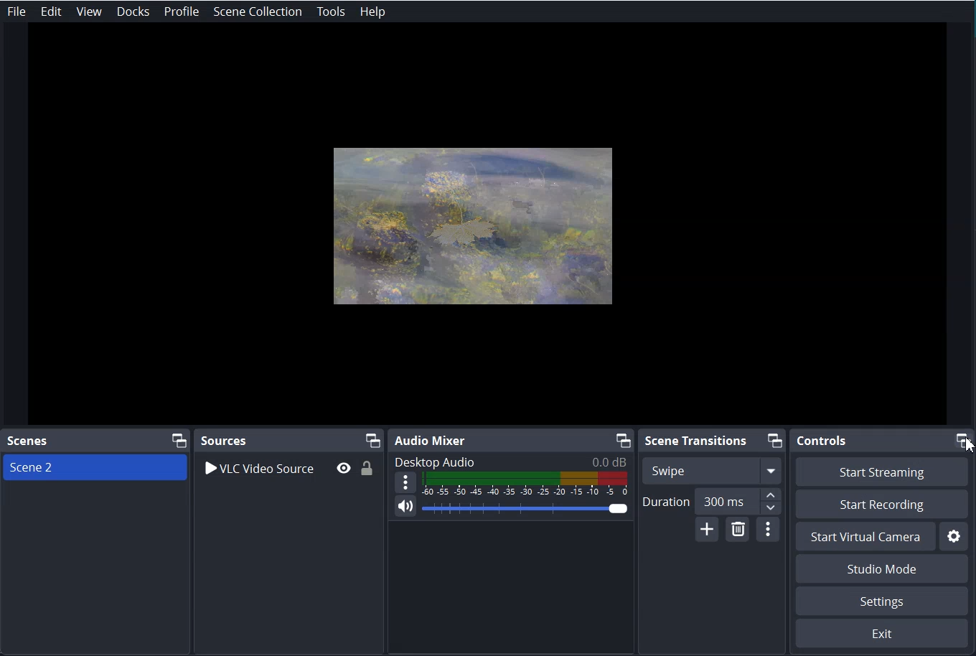 The image size is (976, 656). I want to click on Controls, so click(823, 440).